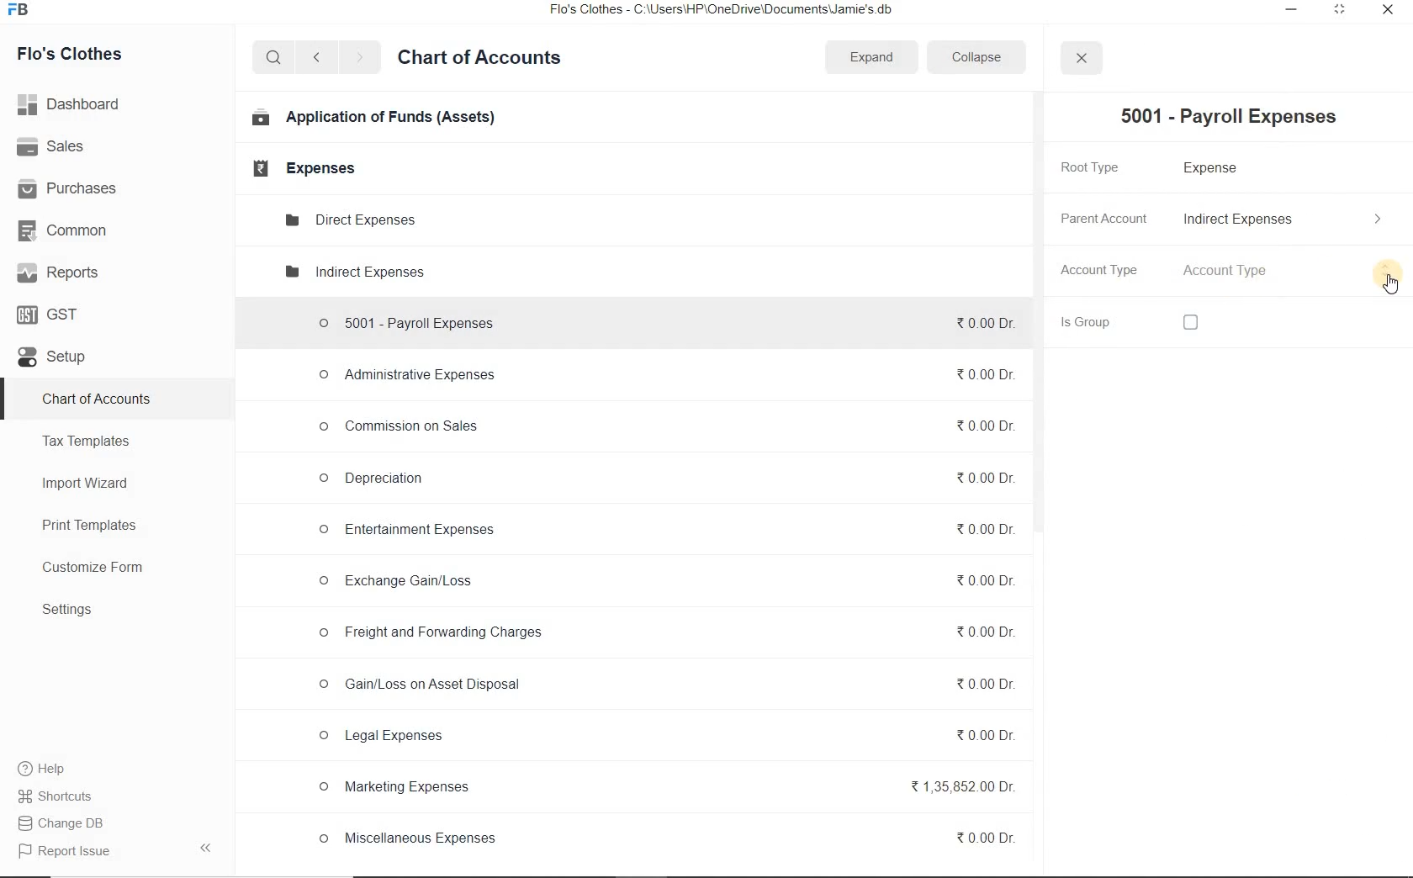 Image resolution: width=1413 pixels, height=878 pixels. I want to click on Chart of Accounts, so click(479, 60).